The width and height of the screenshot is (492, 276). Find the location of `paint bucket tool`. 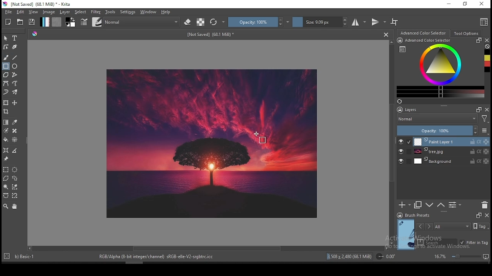

paint bucket tool is located at coordinates (7, 140).